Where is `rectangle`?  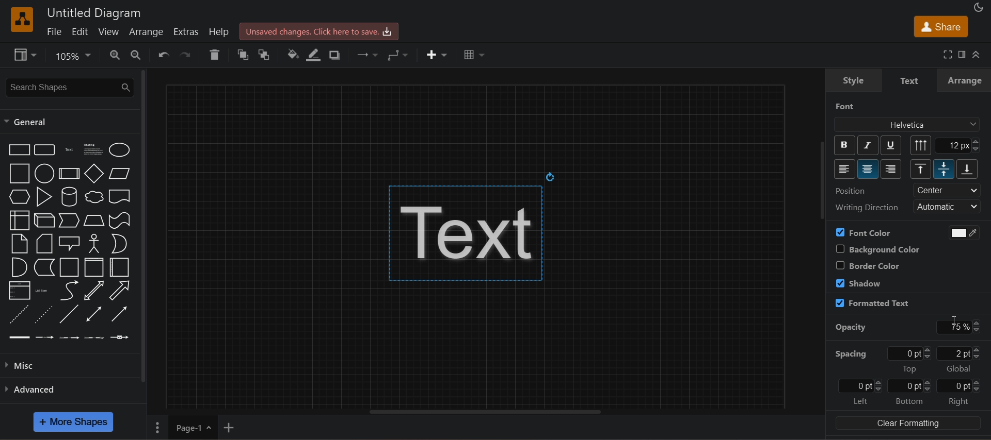
rectangle is located at coordinates (19, 149).